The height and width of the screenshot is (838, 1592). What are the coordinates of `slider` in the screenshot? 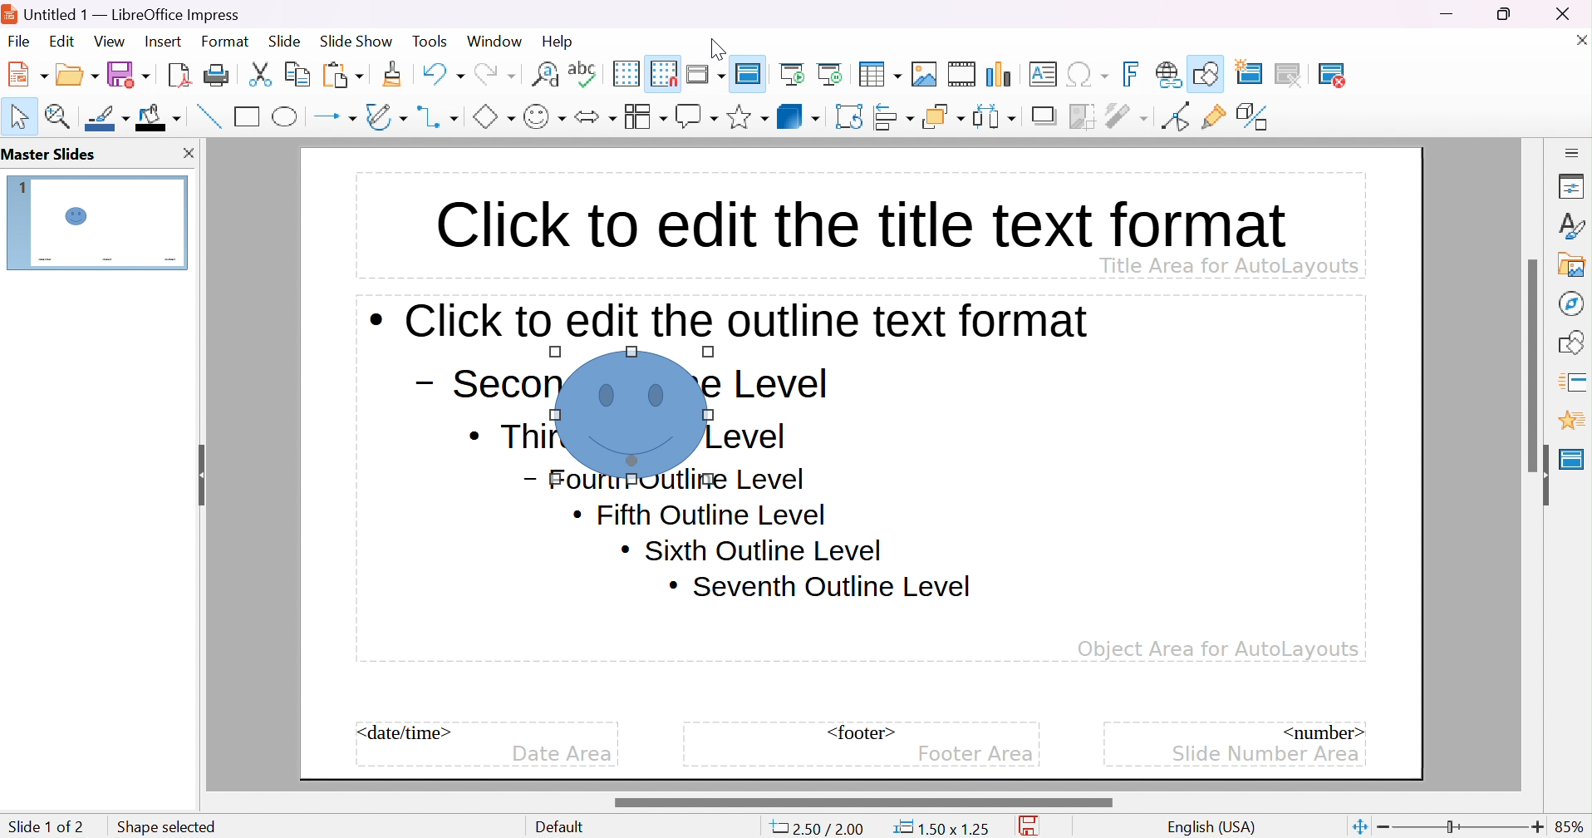 It's located at (1535, 364).